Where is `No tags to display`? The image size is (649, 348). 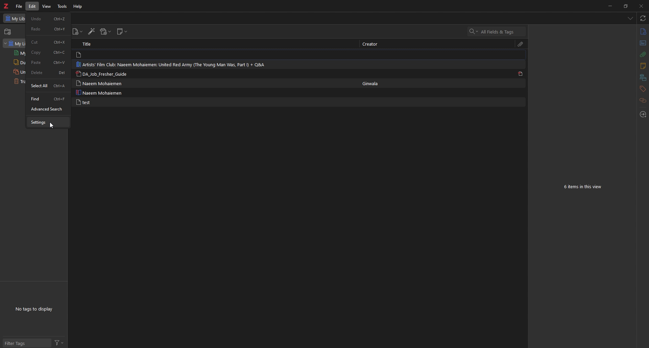
No tags to display is located at coordinates (35, 308).